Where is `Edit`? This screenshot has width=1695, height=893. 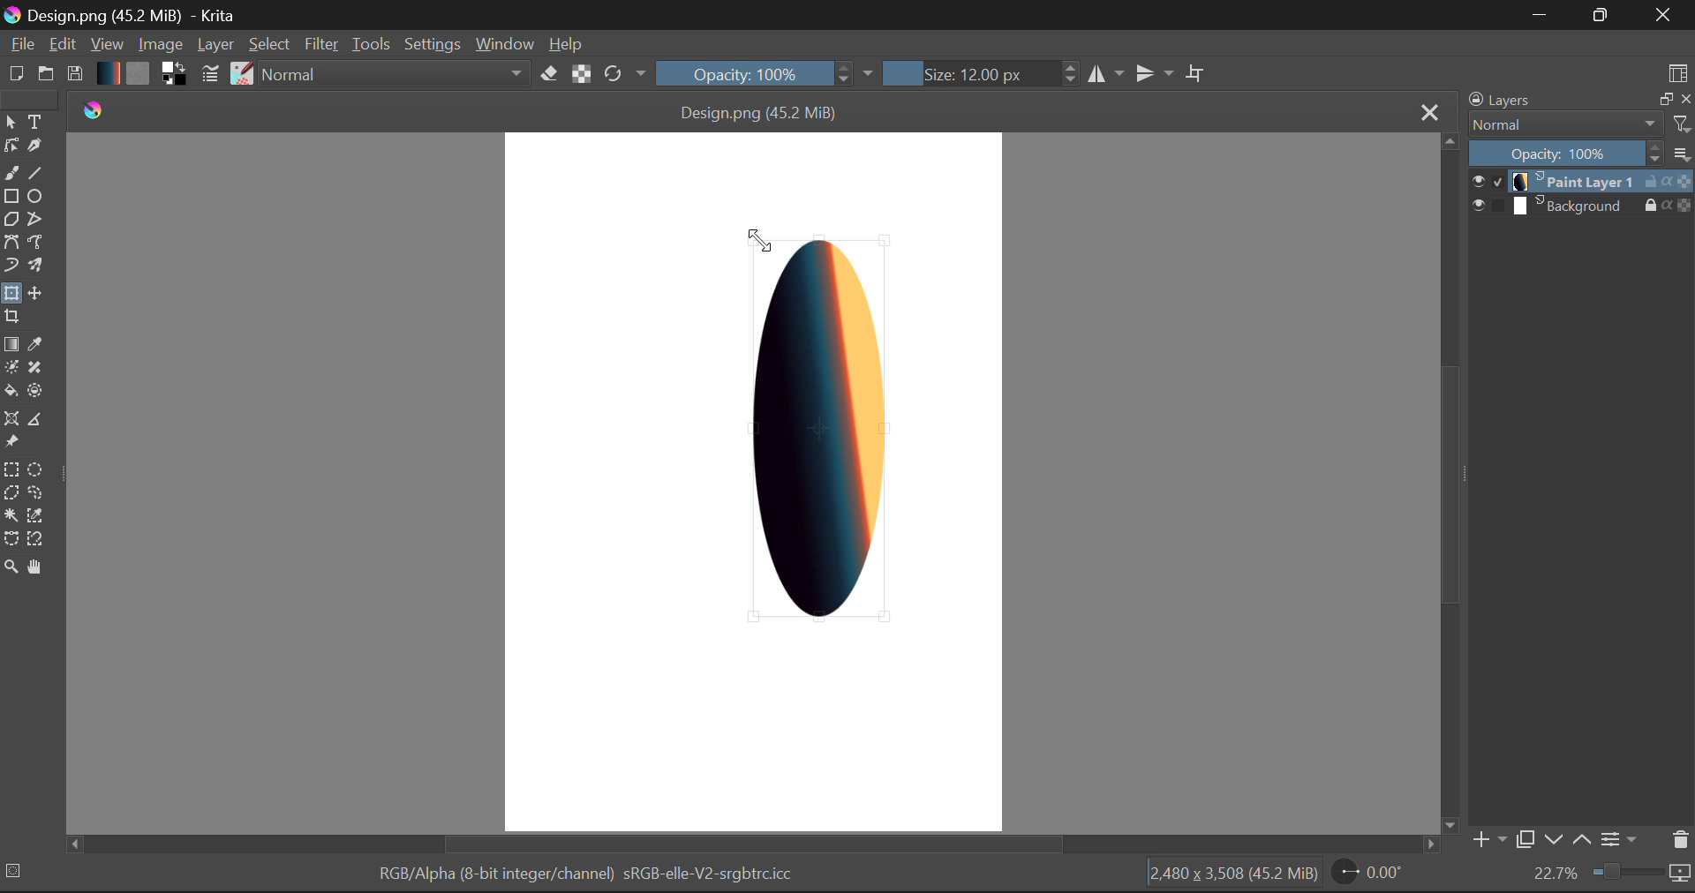
Edit is located at coordinates (62, 44).